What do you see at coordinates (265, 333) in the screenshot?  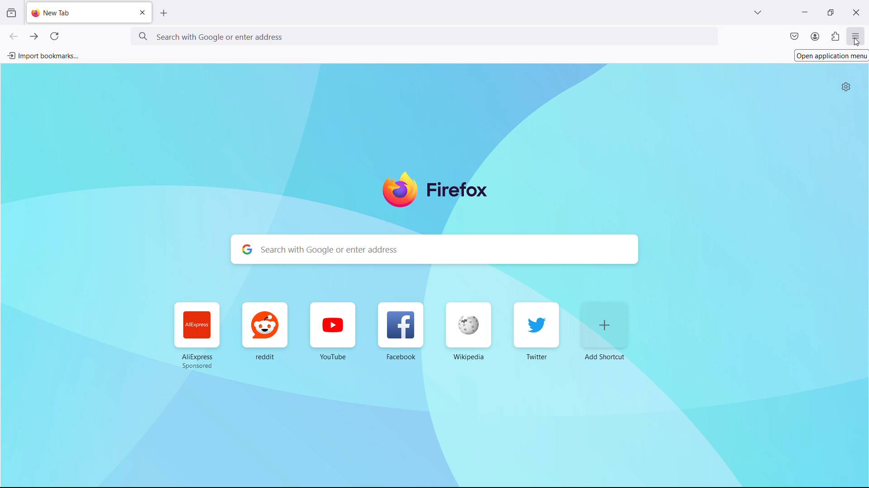 I see `reddit` at bounding box center [265, 333].